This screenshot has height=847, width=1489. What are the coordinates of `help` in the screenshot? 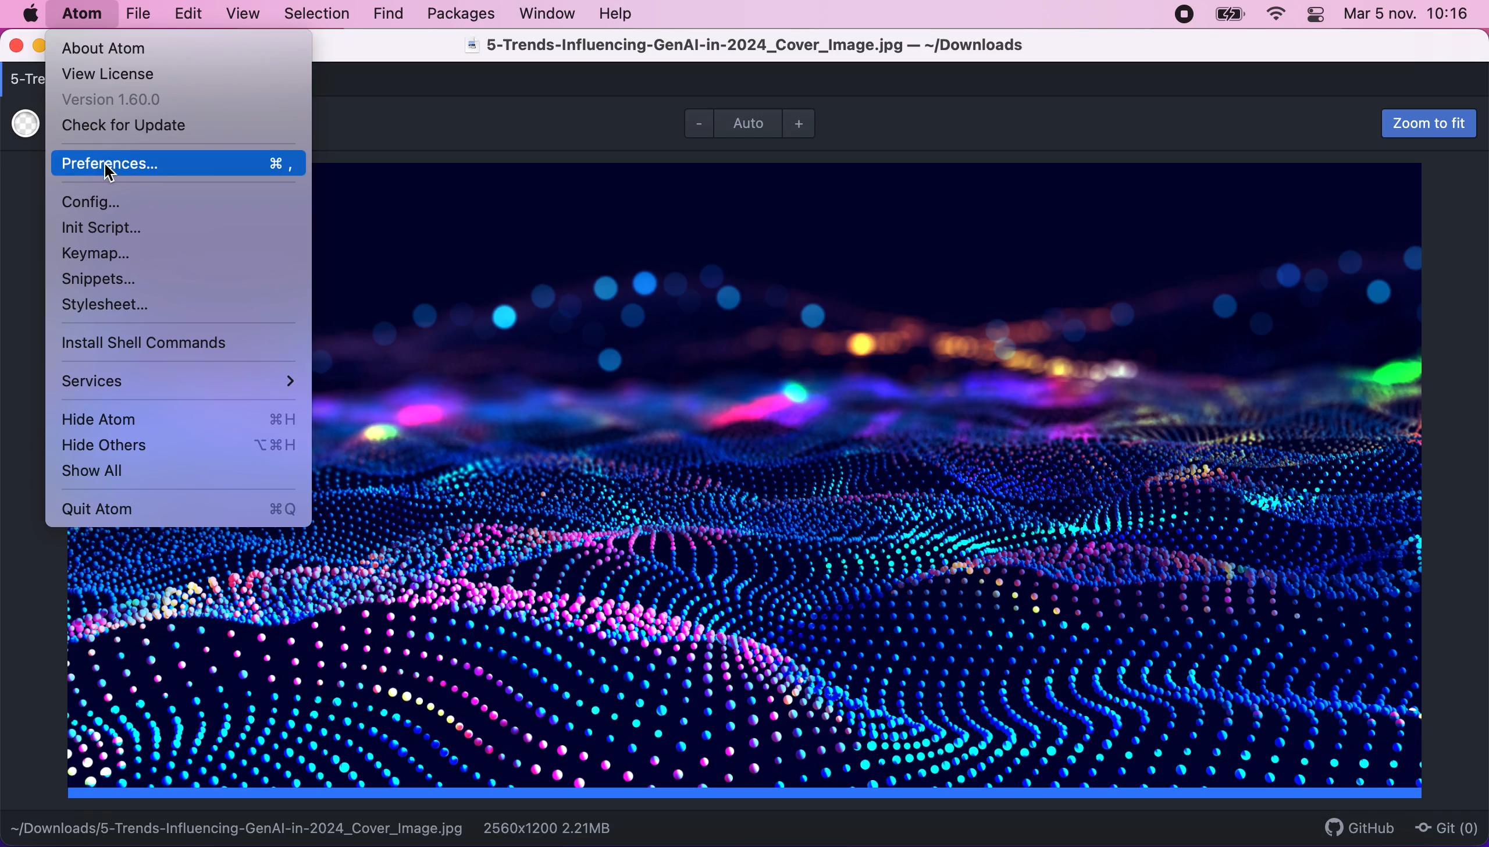 It's located at (619, 13).